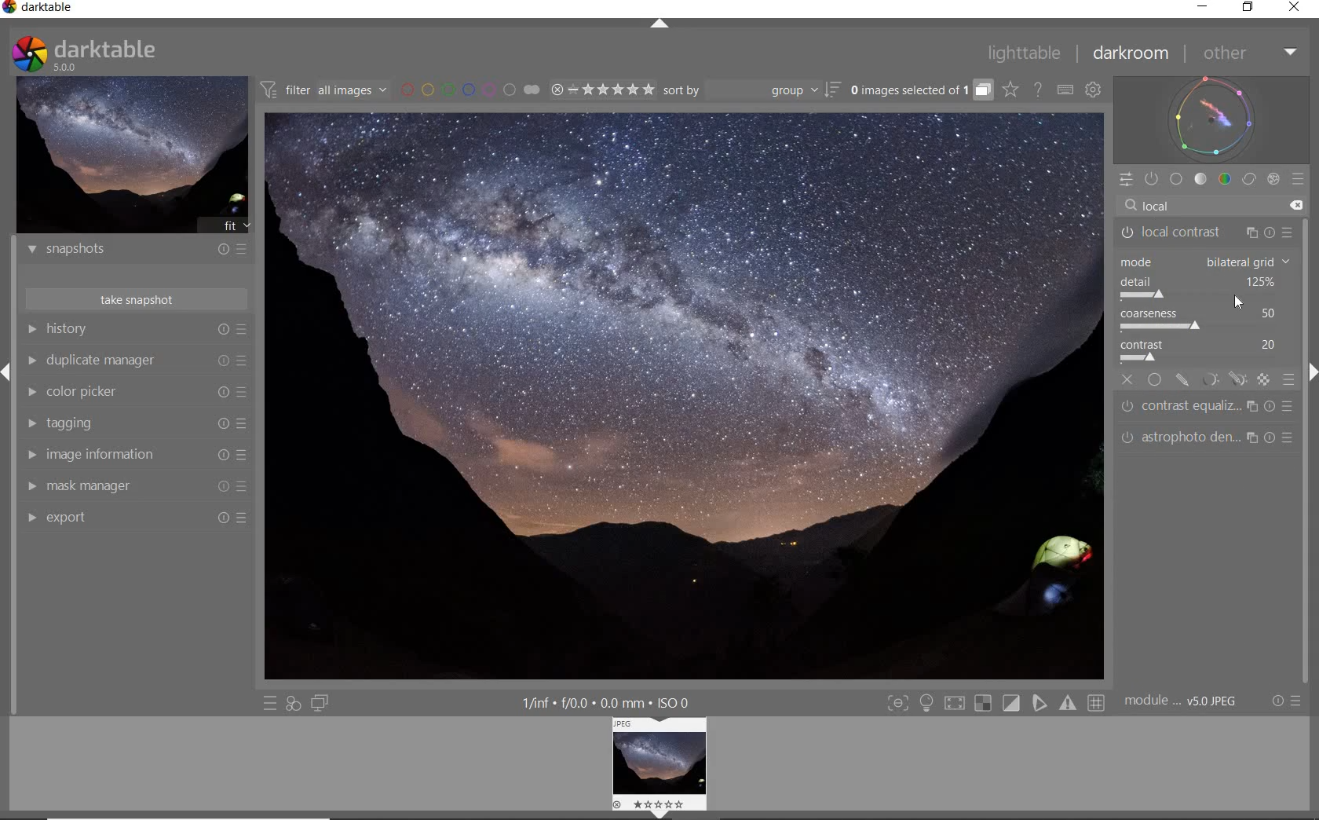  I want to click on DARKROOM, so click(1140, 55).